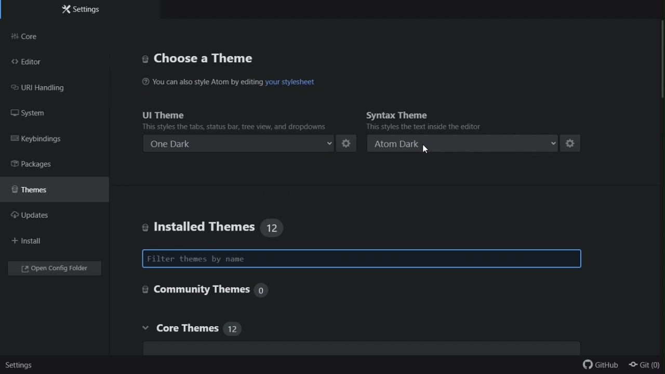 The width and height of the screenshot is (665, 374). What do you see at coordinates (425, 146) in the screenshot?
I see `cursor` at bounding box center [425, 146].